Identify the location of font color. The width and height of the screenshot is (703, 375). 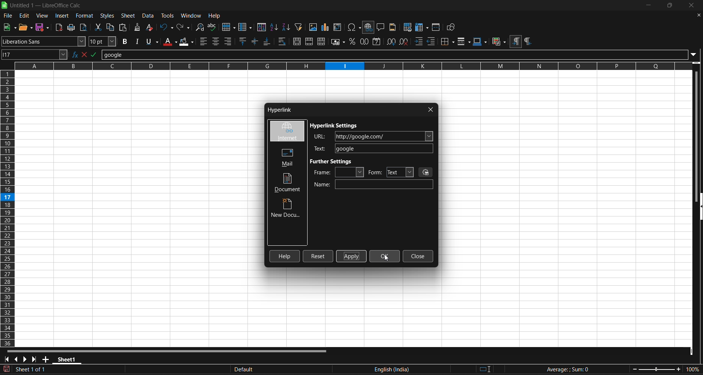
(170, 41).